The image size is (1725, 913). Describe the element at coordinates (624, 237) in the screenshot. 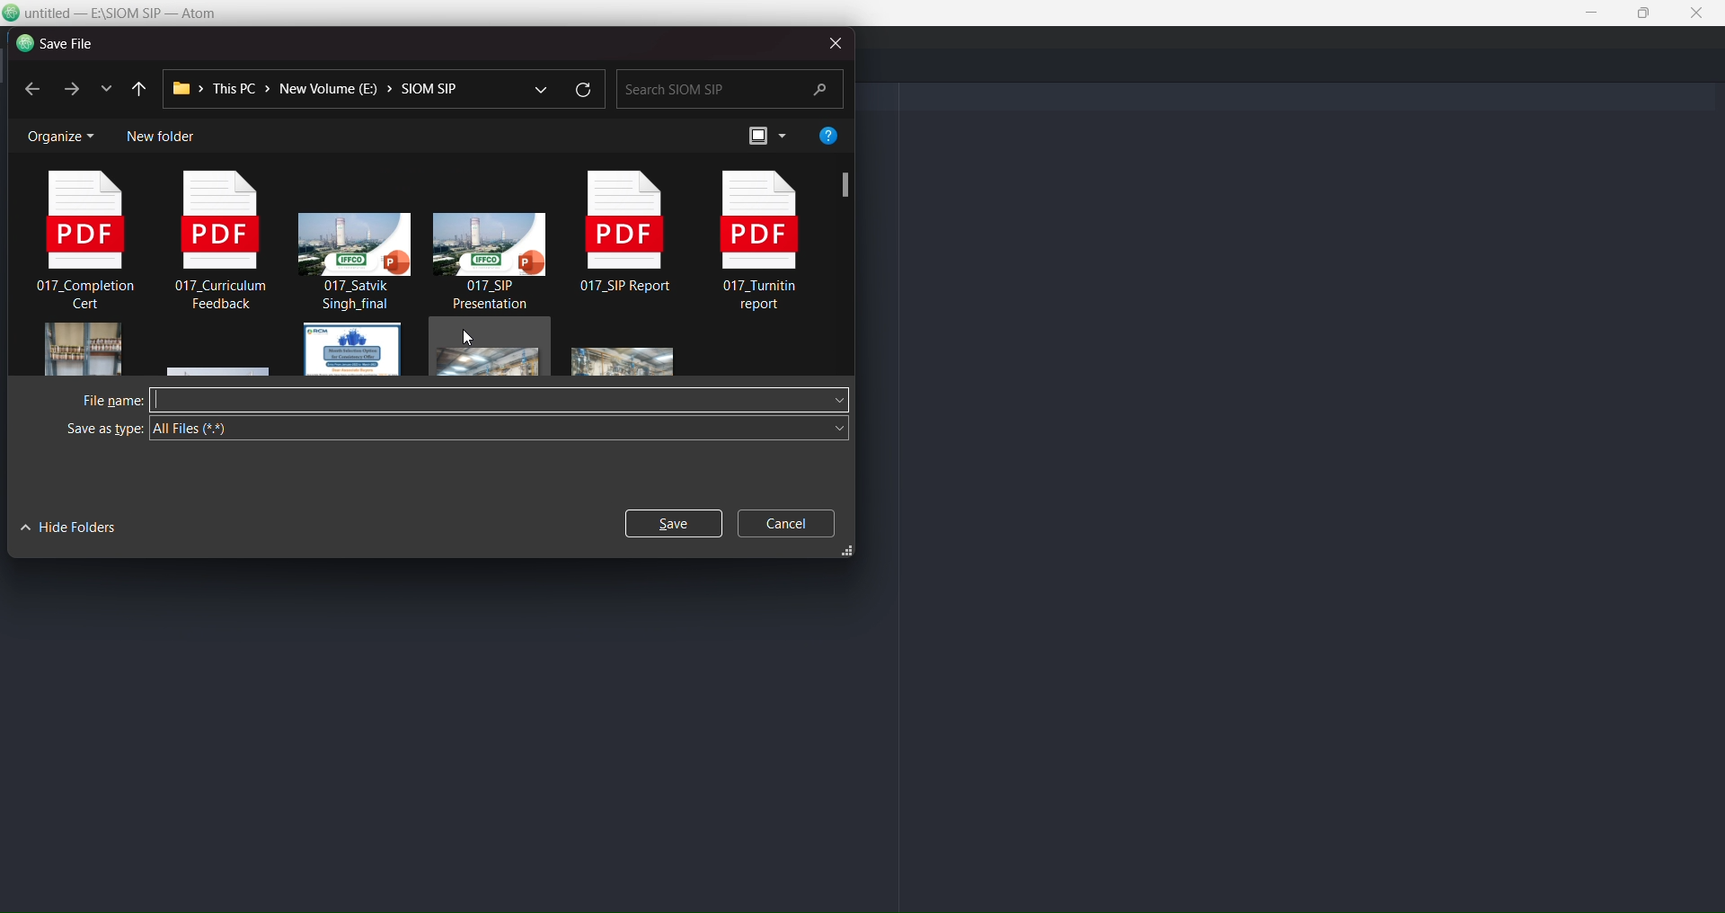

I see `pdf file` at that location.